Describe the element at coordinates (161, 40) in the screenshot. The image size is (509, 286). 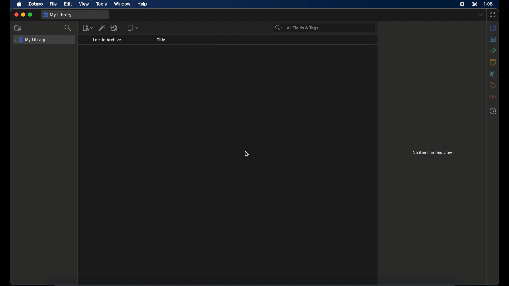
I see `title` at that location.